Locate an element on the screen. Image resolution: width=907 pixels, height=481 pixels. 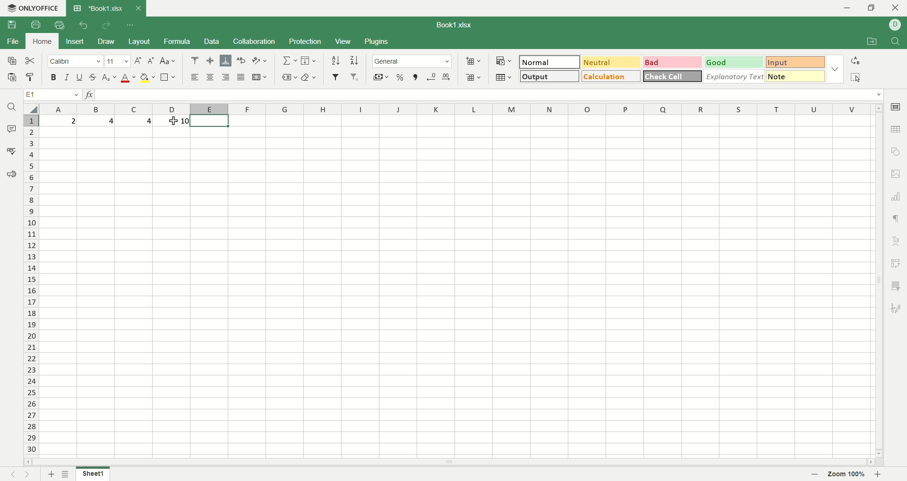
conditional formatting is located at coordinates (502, 62).